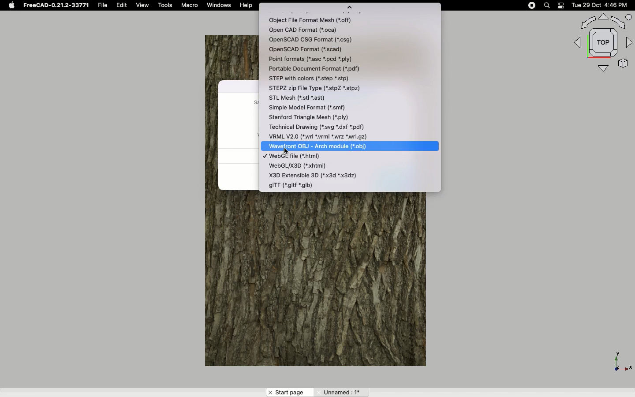 Image resolution: width=635 pixels, height=397 pixels. Describe the element at coordinates (191, 6) in the screenshot. I see `Macro` at that location.